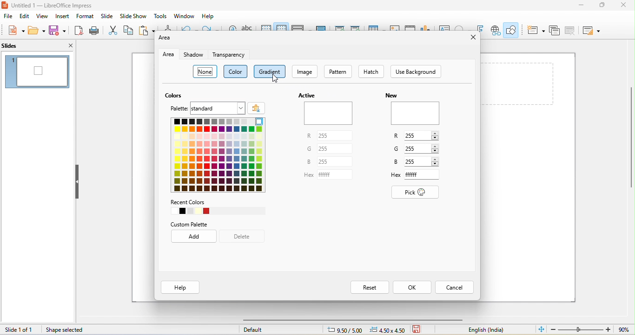 The width and height of the screenshot is (635, 335). I want to click on close, so click(472, 38).